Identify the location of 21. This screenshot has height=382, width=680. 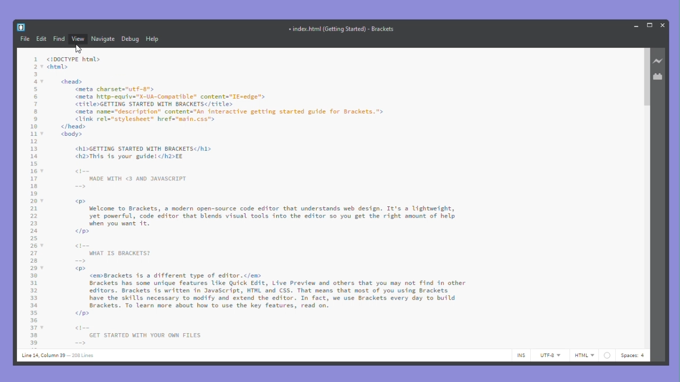
(33, 209).